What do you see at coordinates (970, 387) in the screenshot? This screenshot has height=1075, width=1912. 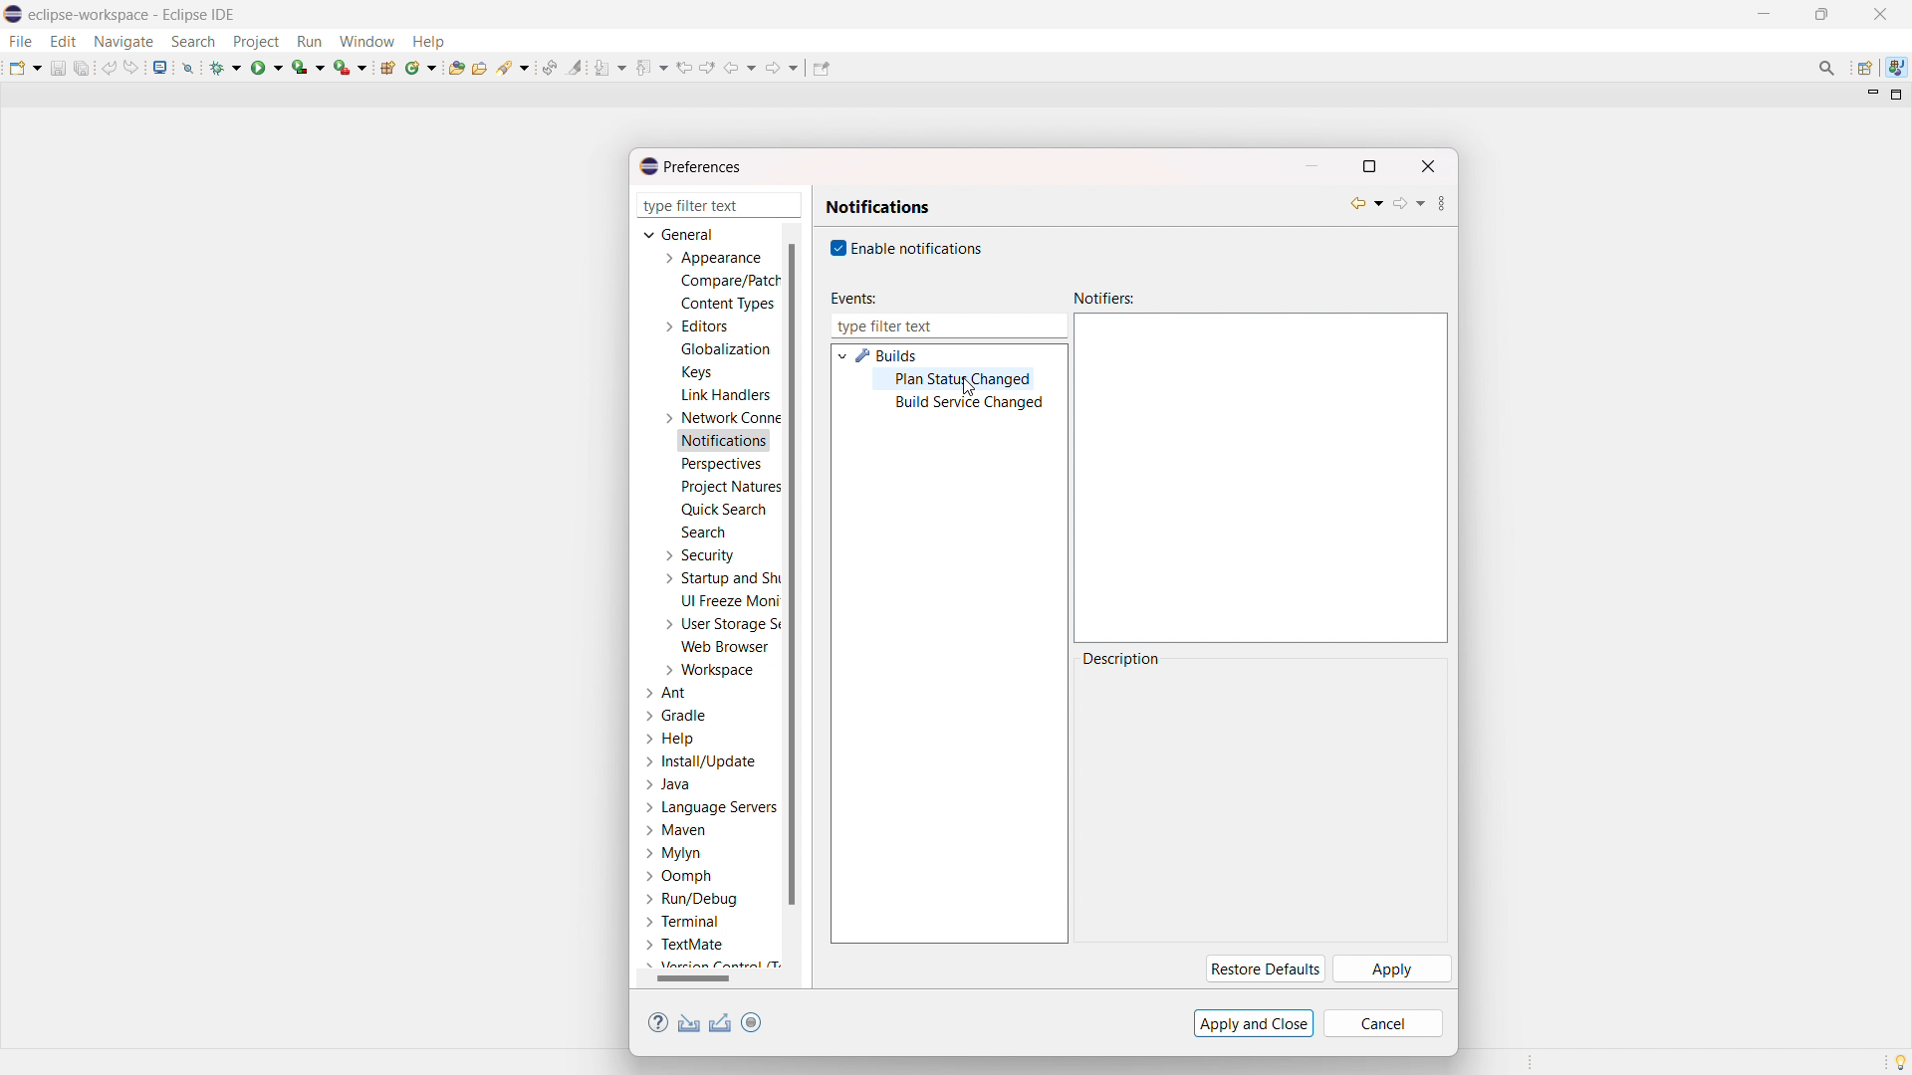 I see `cursor` at bounding box center [970, 387].